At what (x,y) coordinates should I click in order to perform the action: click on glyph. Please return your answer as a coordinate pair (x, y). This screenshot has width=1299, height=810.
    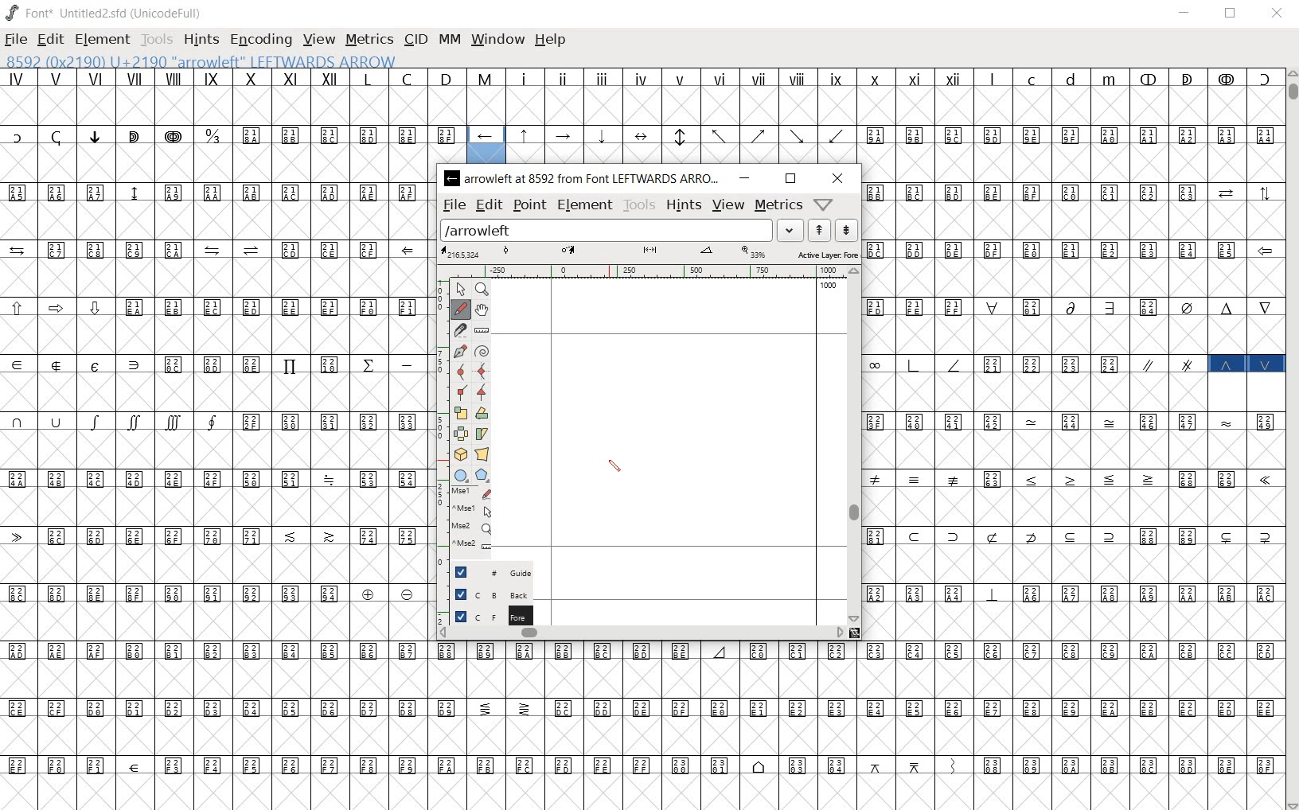
    Looking at the image, I should click on (646, 725).